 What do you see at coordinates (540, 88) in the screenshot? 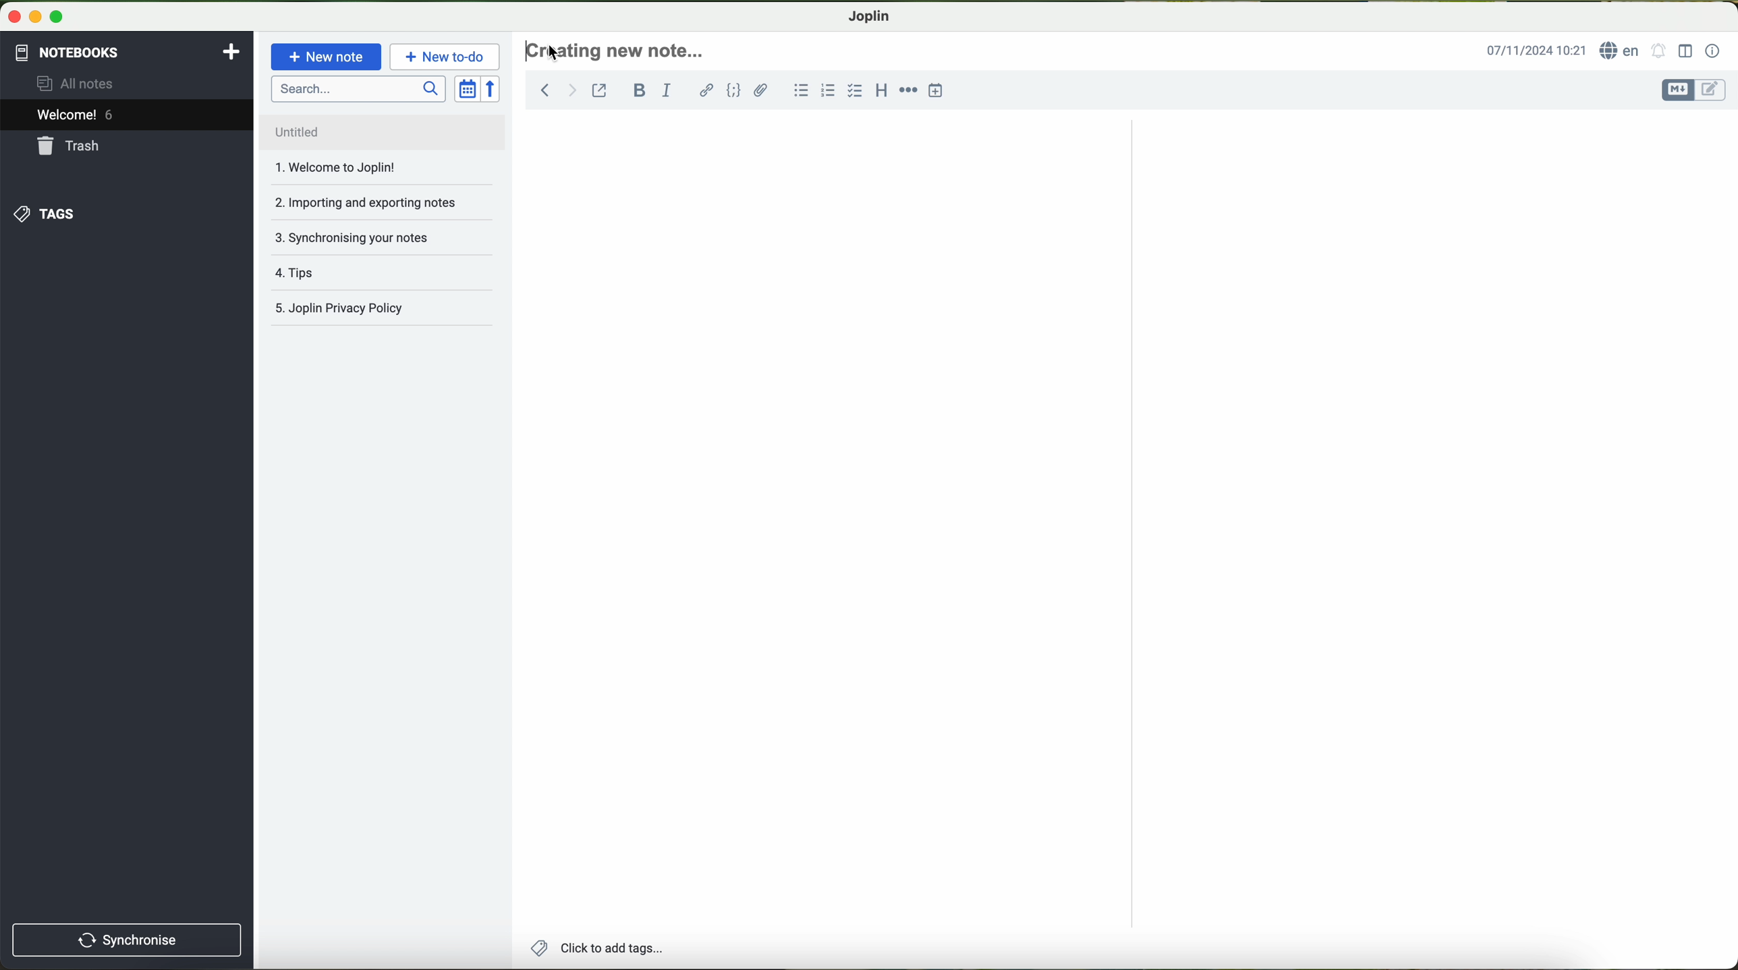
I see `back` at bounding box center [540, 88].